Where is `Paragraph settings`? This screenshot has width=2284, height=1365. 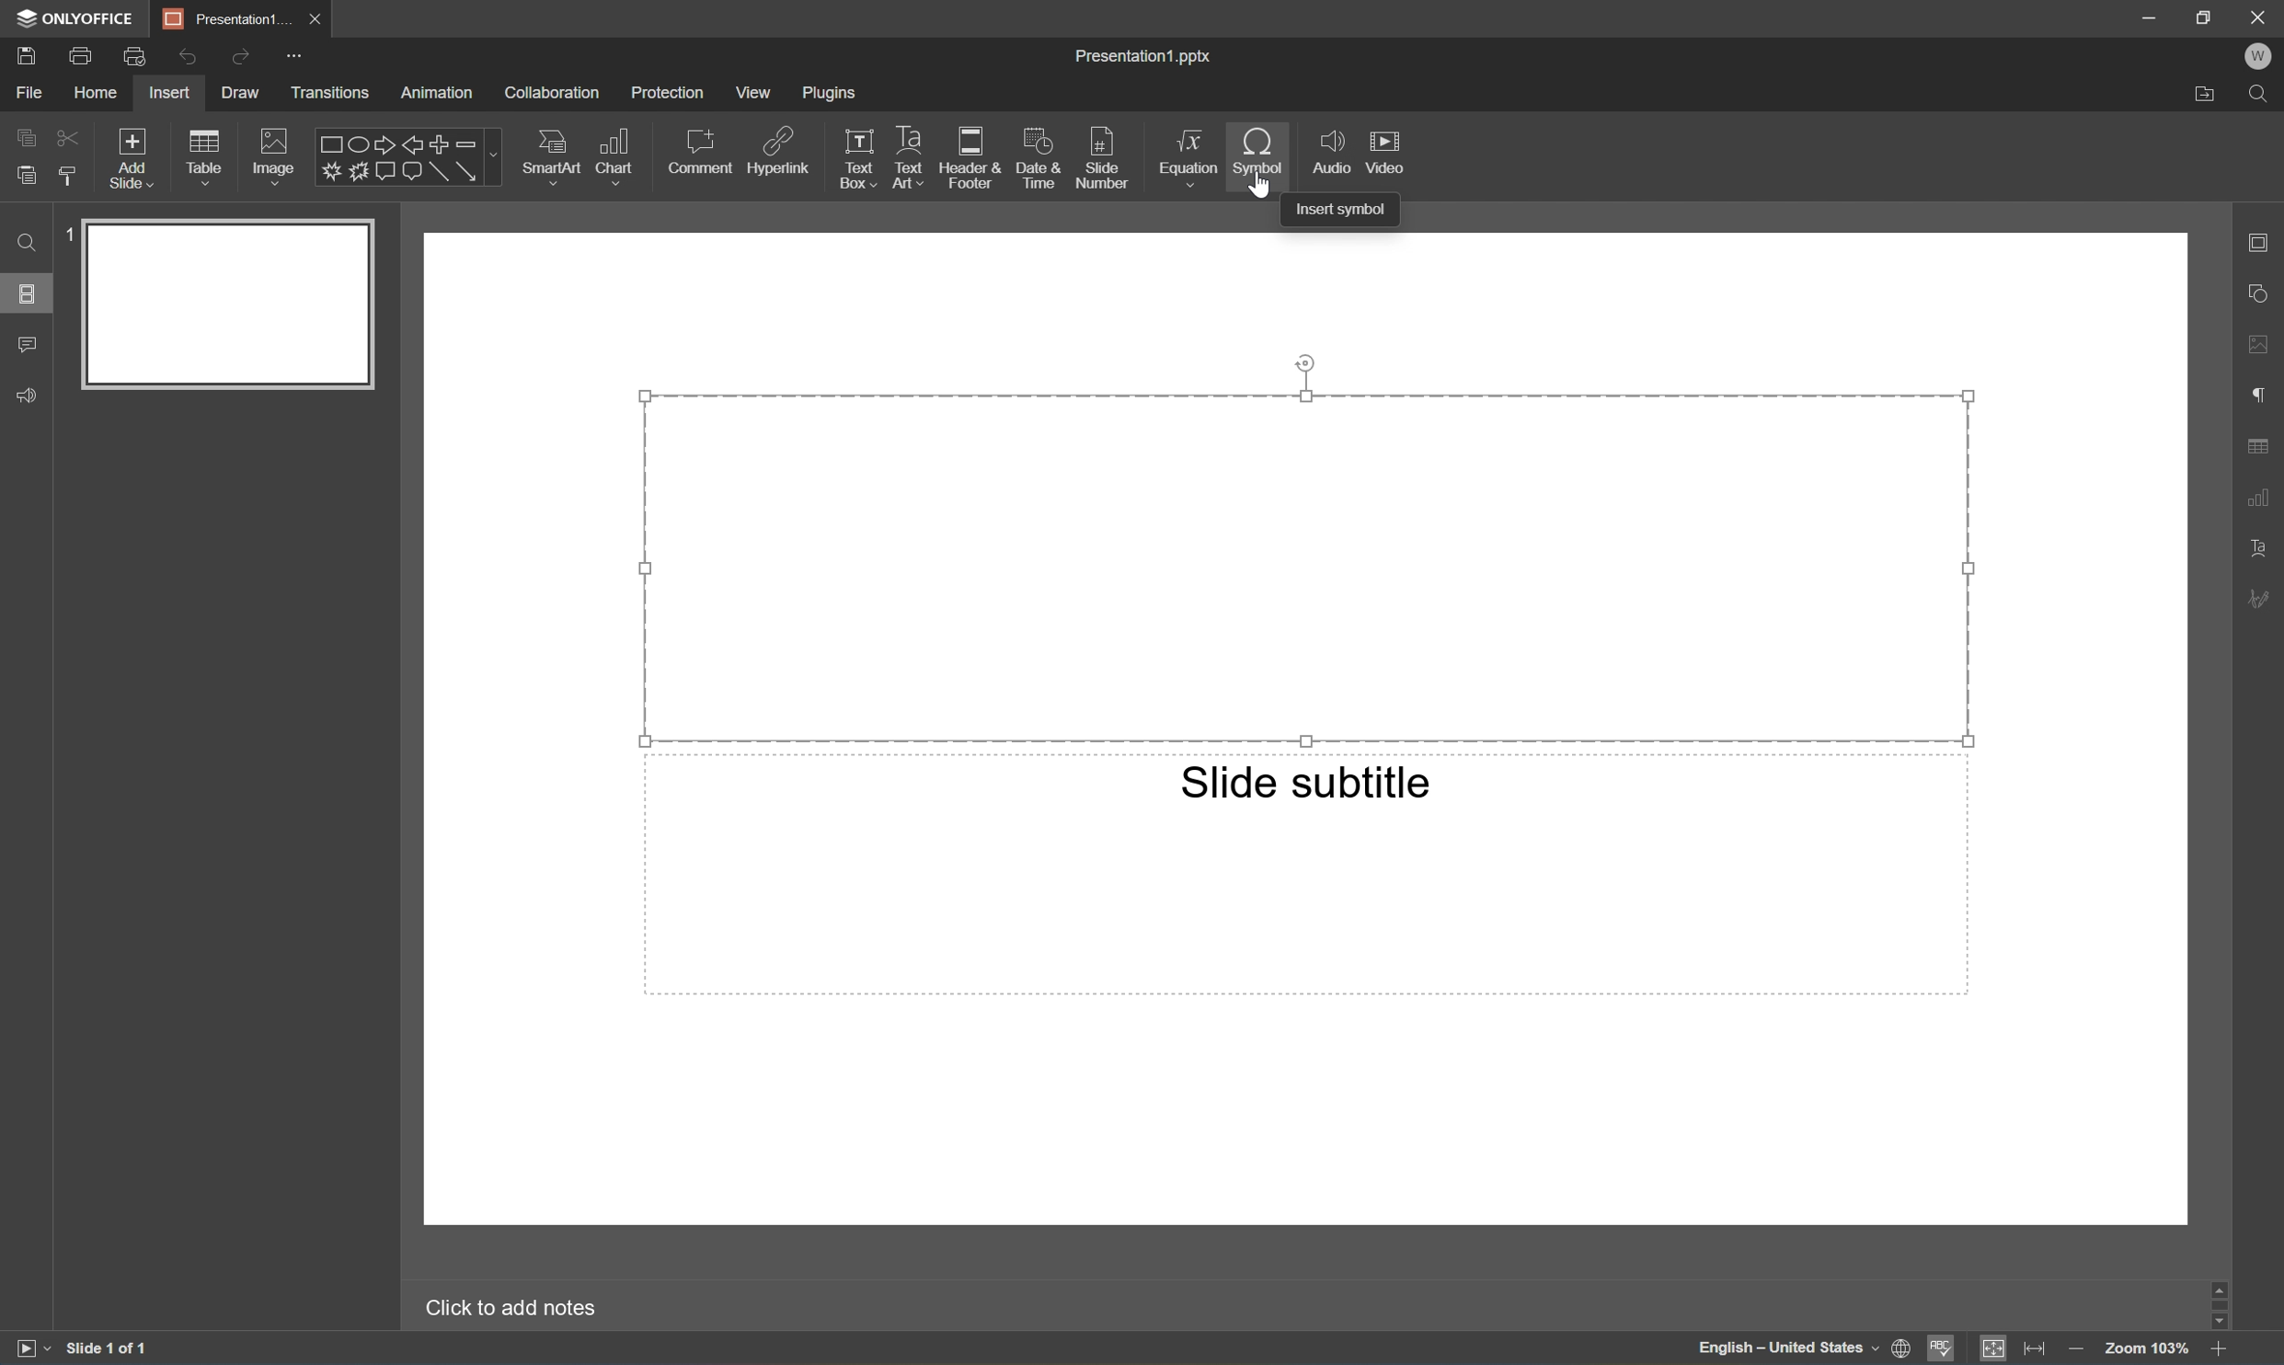
Paragraph settings is located at coordinates (2260, 395).